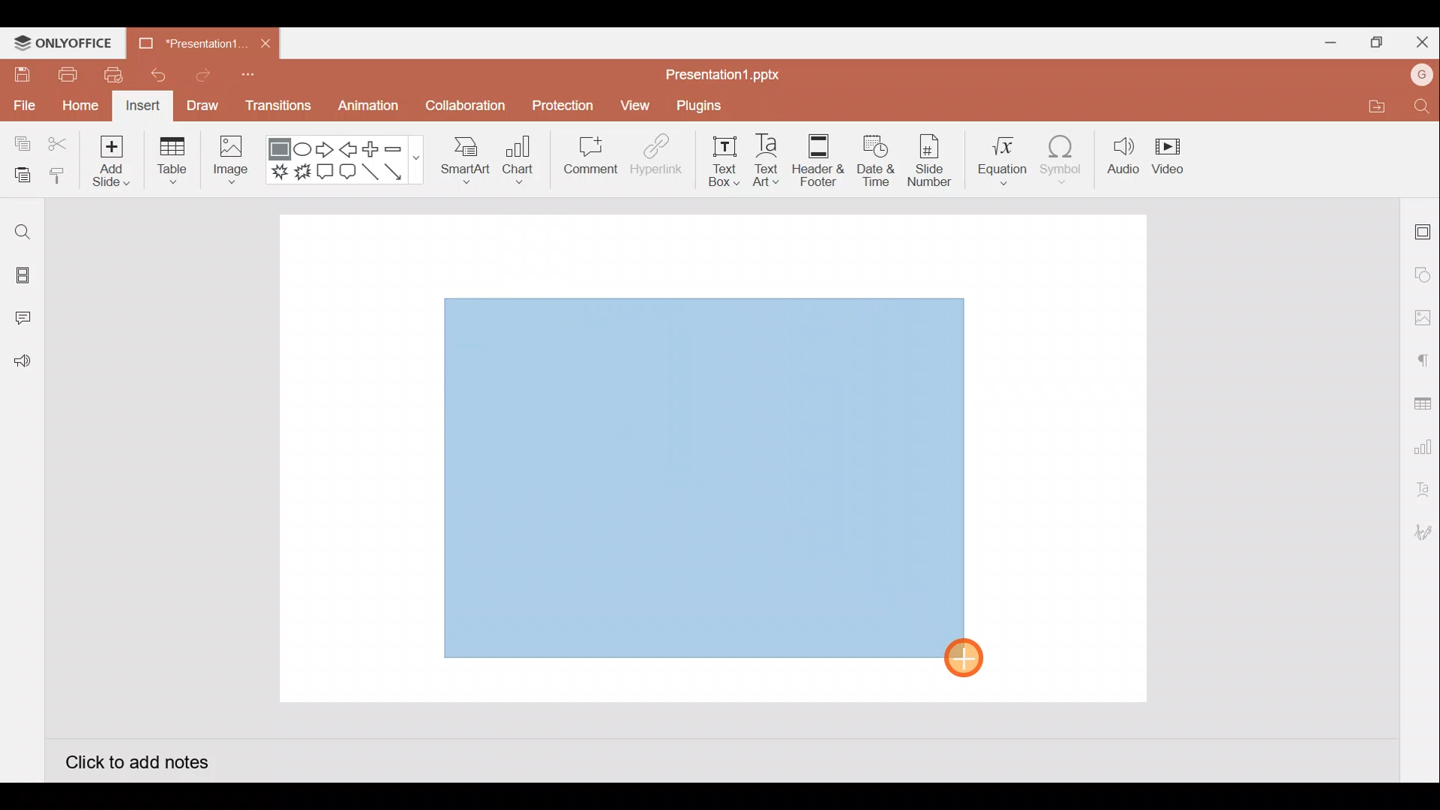 Image resolution: width=1440 pixels, height=810 pixels. Describe the element at coordinates (109, 75) in the screenshot. I see `Quick print` at that location.